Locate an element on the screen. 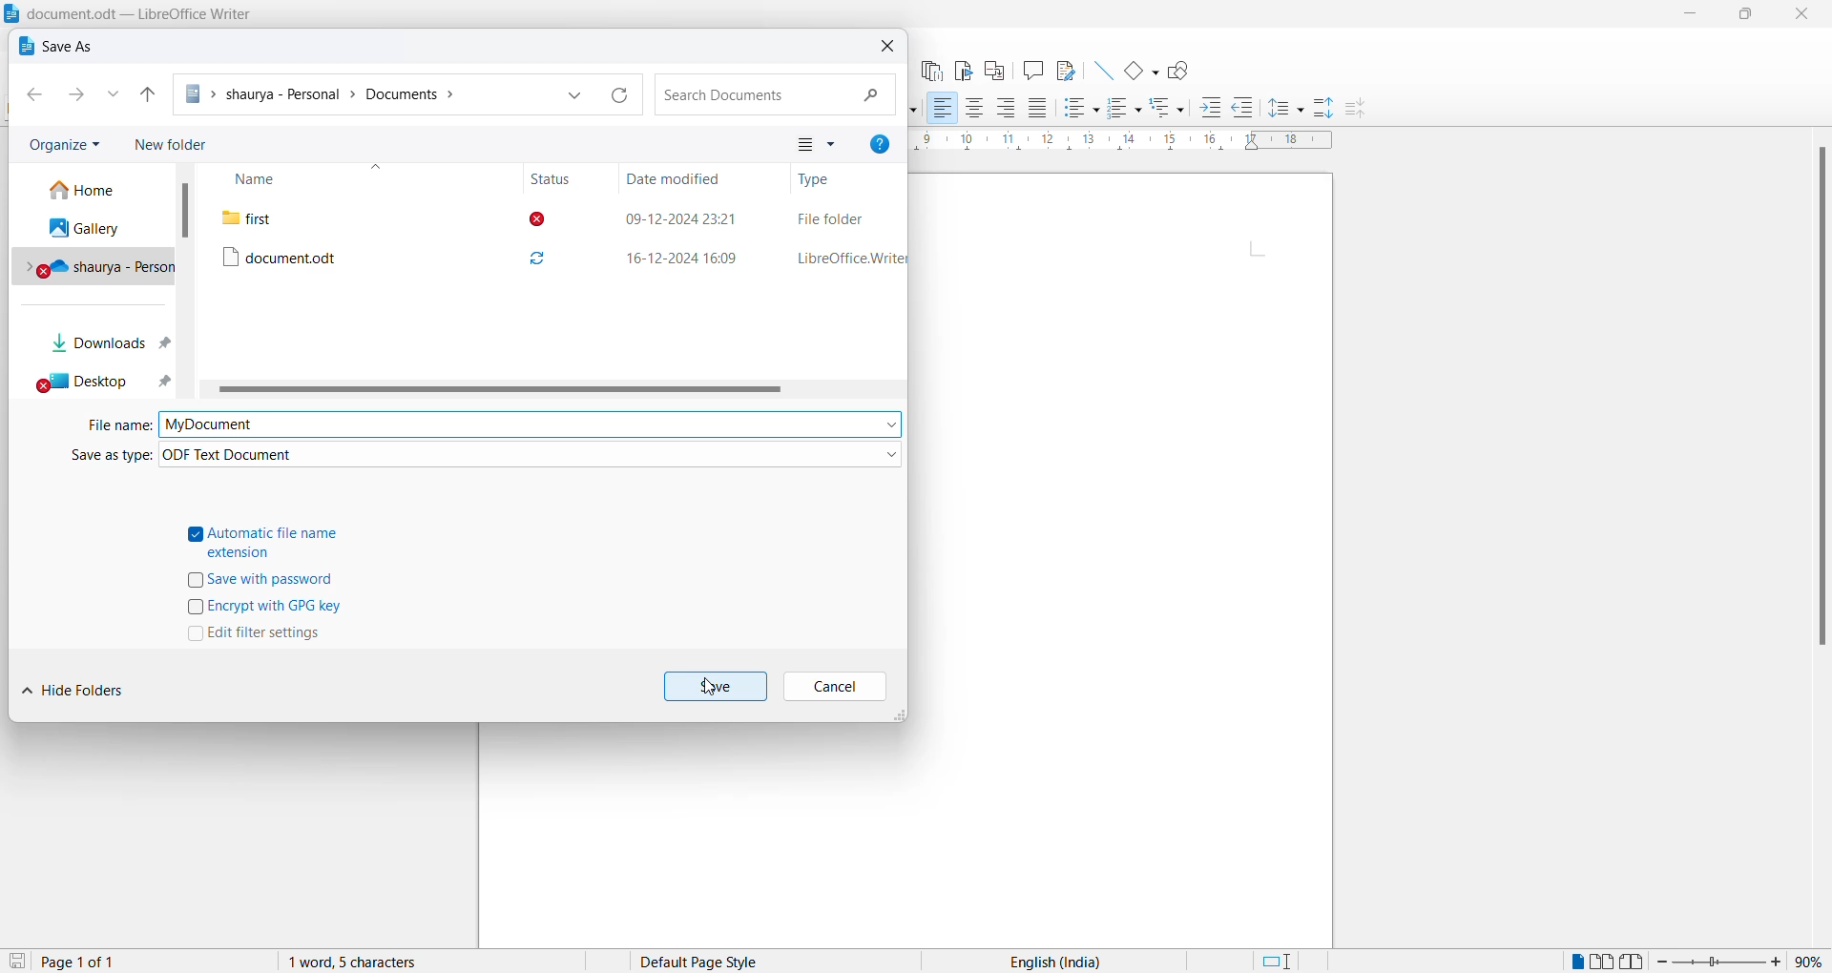 Image resolution: width=1832 pixels, height=973 pixels. standard selection is located at coordinates (1283, 962).